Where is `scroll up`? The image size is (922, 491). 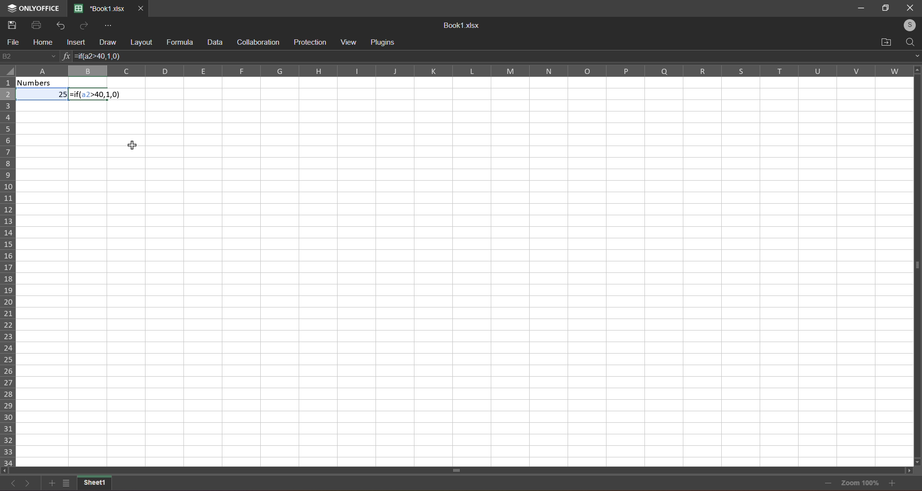
scroll up is located at coordinates (915, 69).